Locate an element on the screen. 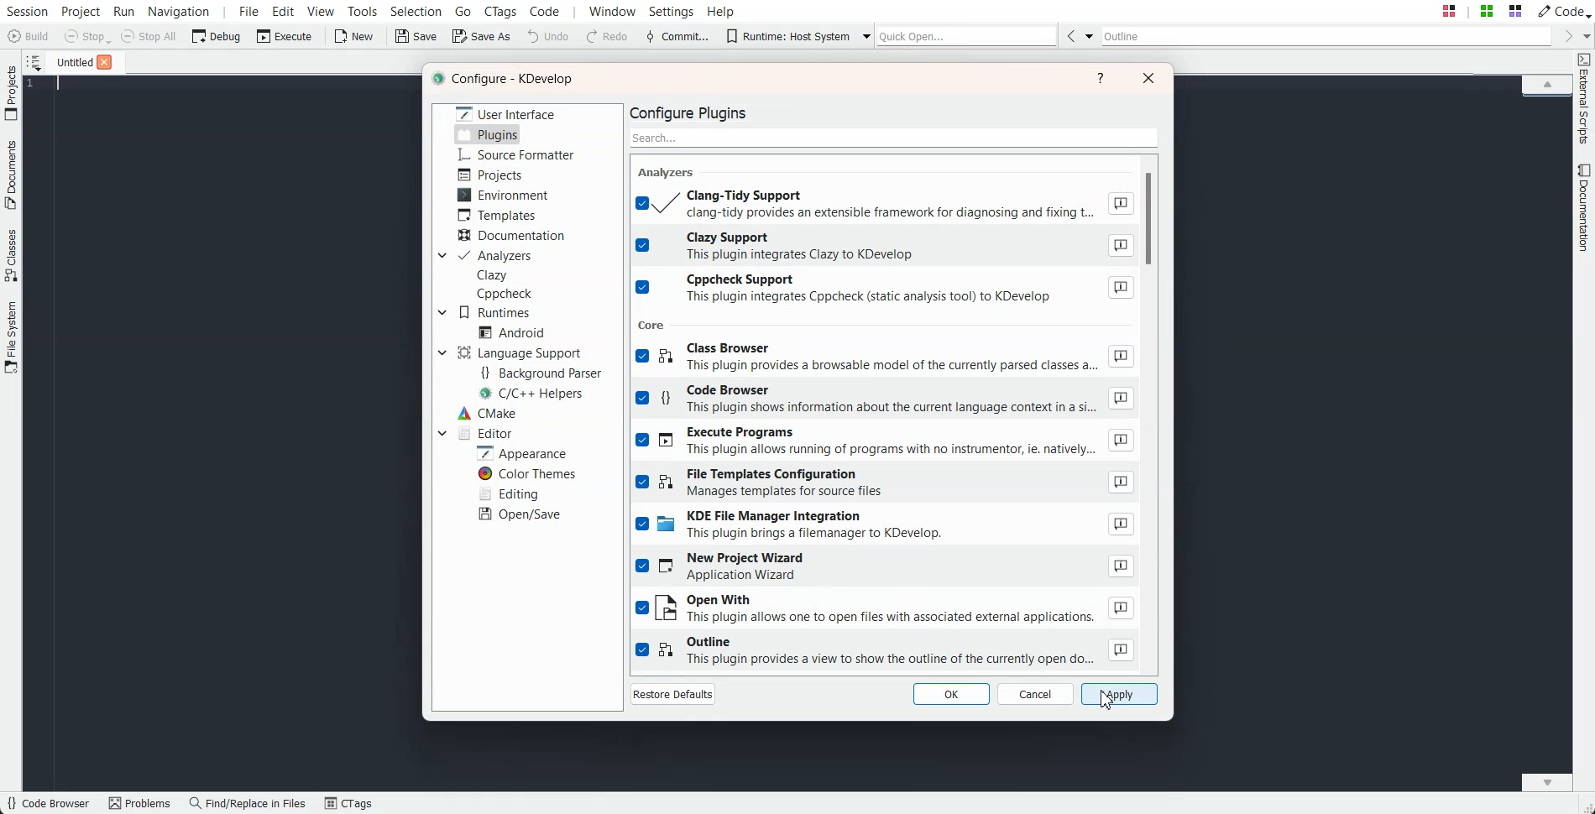 This screenshot has height=814, width=1595. Background Parser is located at coordinates (541, 372).